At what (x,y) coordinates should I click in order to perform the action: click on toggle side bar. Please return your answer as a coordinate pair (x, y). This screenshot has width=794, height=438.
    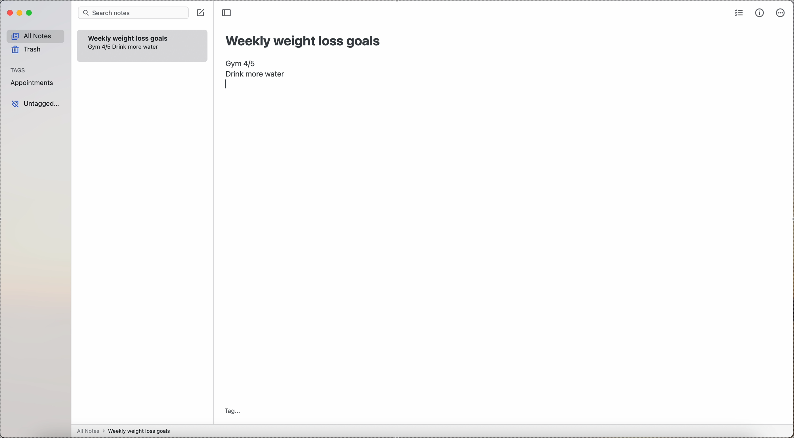
    Looking at the image, I should click on (228, 13).